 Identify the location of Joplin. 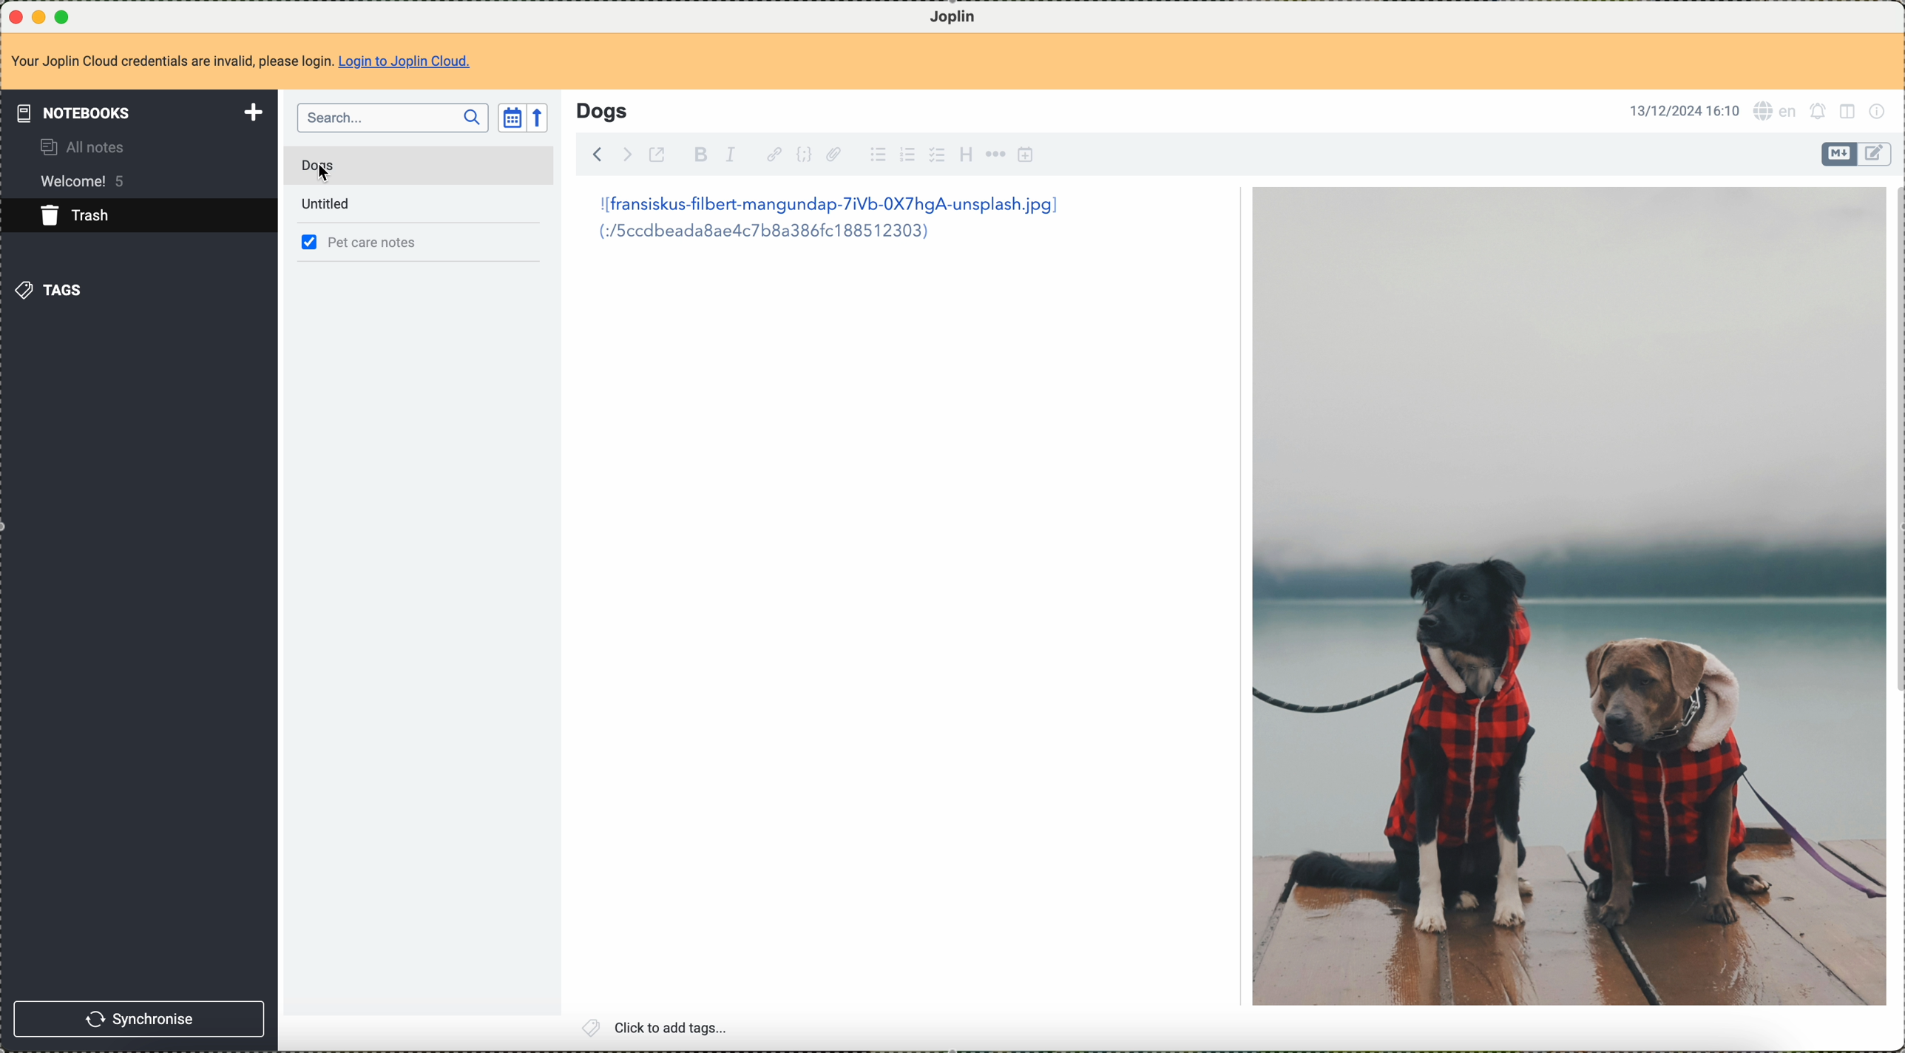
(950, 16).